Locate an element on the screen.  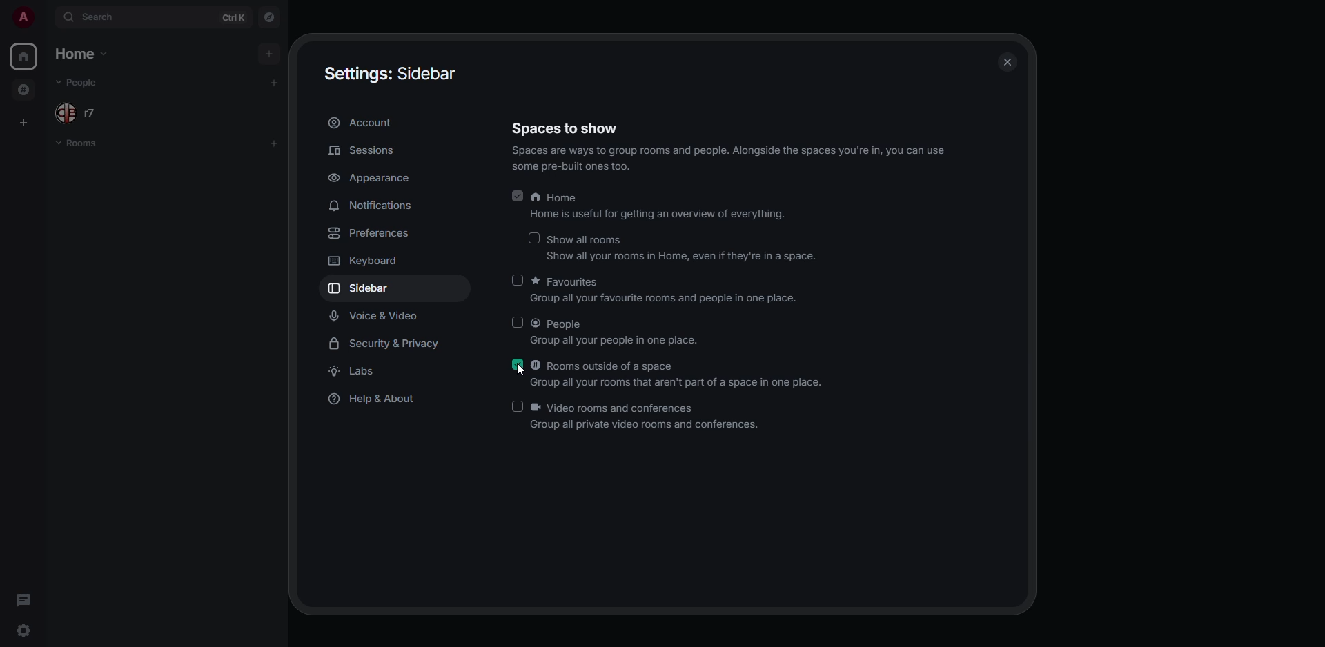
 Favourites Group all your favourite rooms and people in one place. is located at coordinates (665, 289).